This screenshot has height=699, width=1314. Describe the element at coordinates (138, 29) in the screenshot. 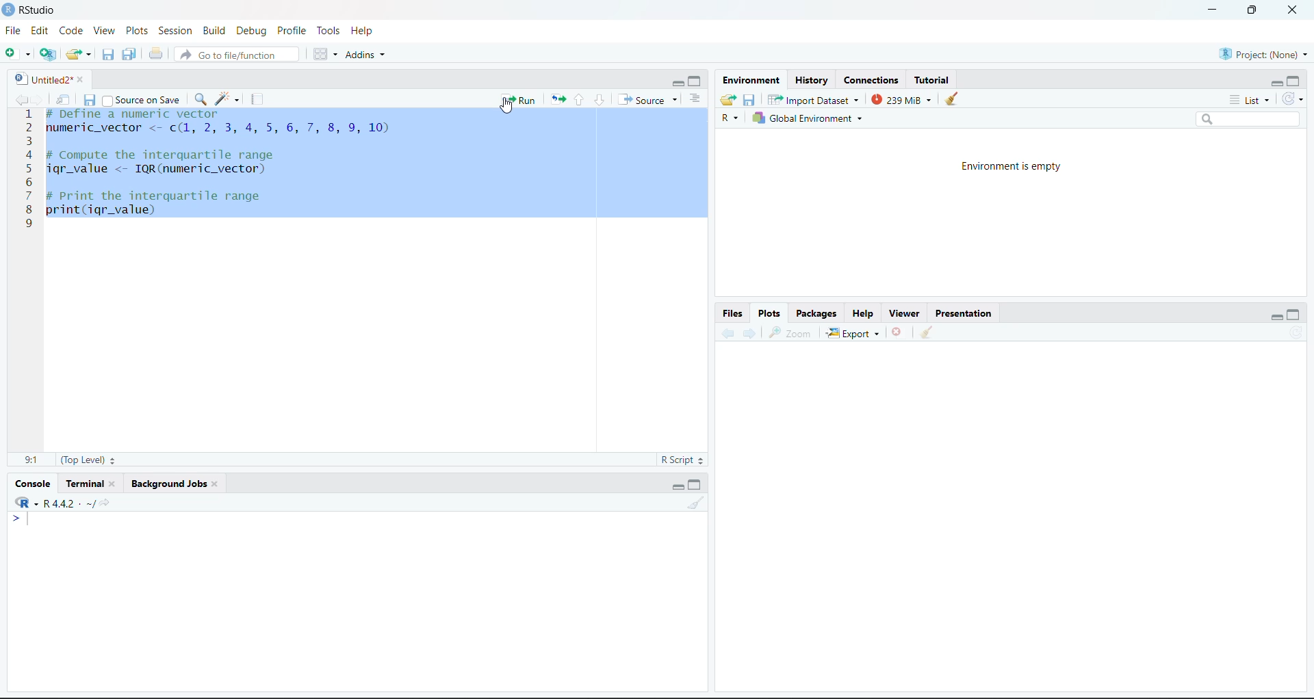

I see `Plots` at that location.